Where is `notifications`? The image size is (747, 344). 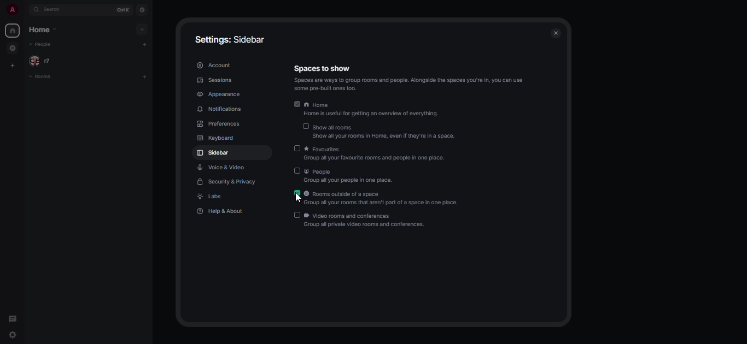 notifications is located at coordinates (221, 110).